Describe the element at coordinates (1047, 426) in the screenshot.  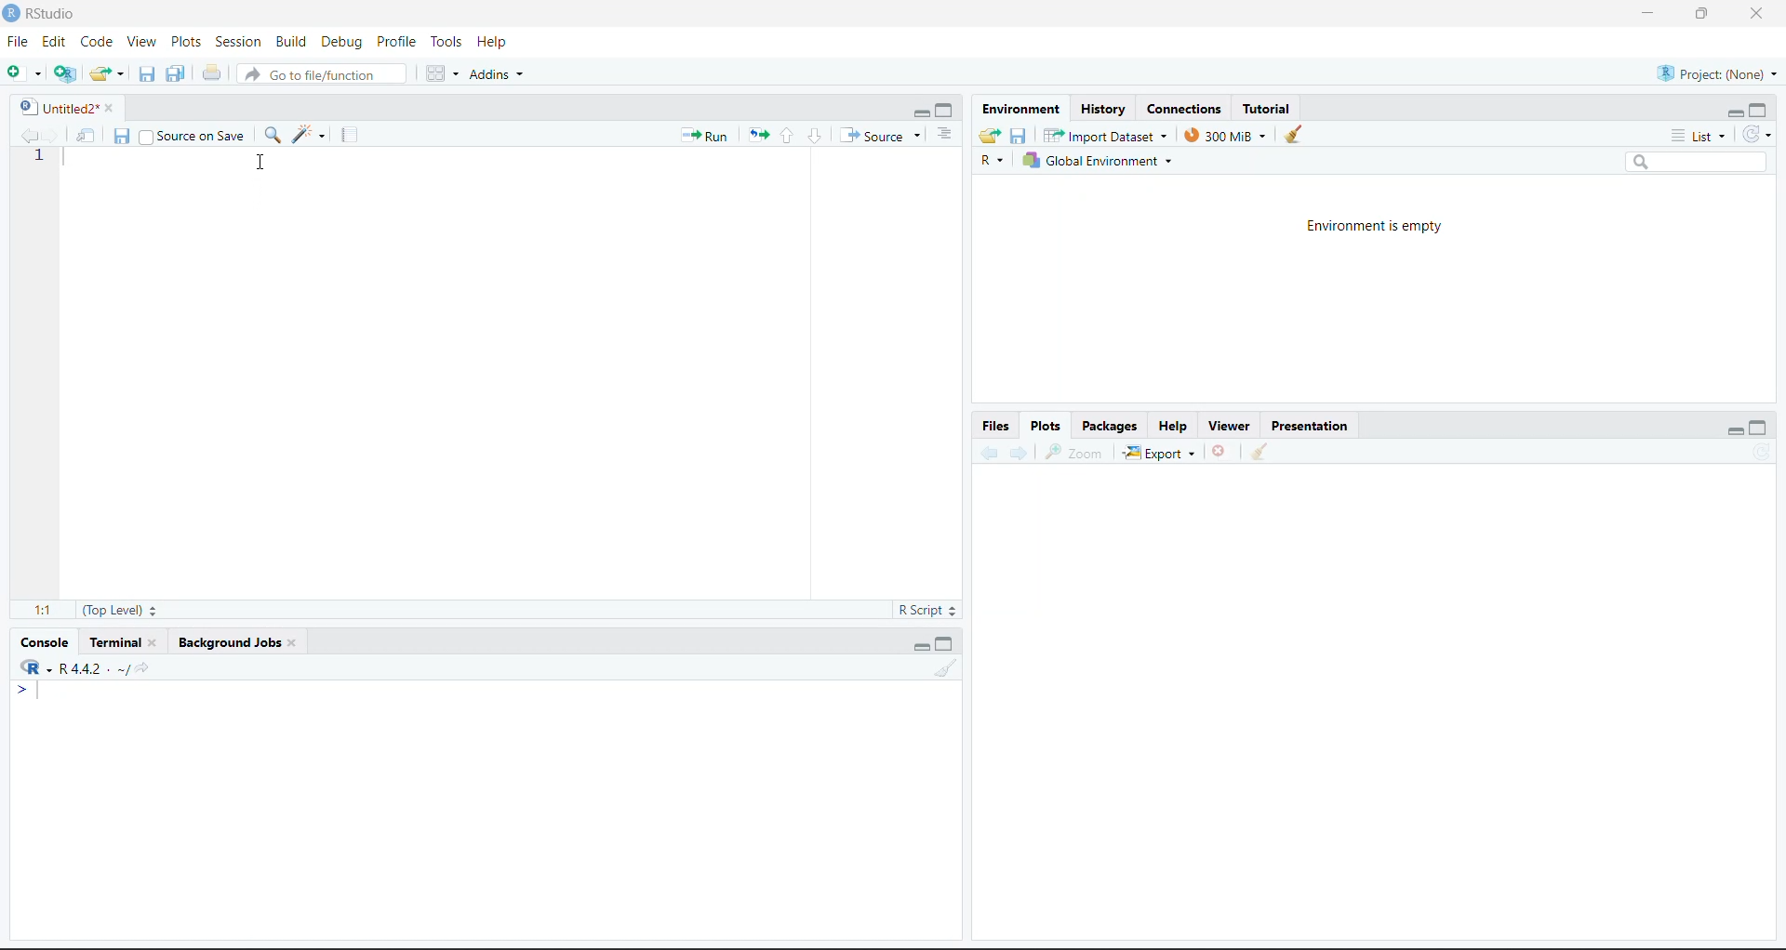
I see `Plots` at that location.